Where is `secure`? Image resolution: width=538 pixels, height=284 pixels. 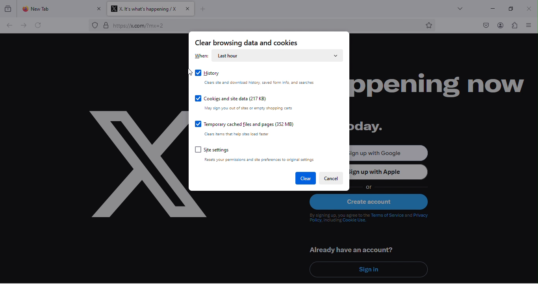
secure is located at coordinates (106, 26).